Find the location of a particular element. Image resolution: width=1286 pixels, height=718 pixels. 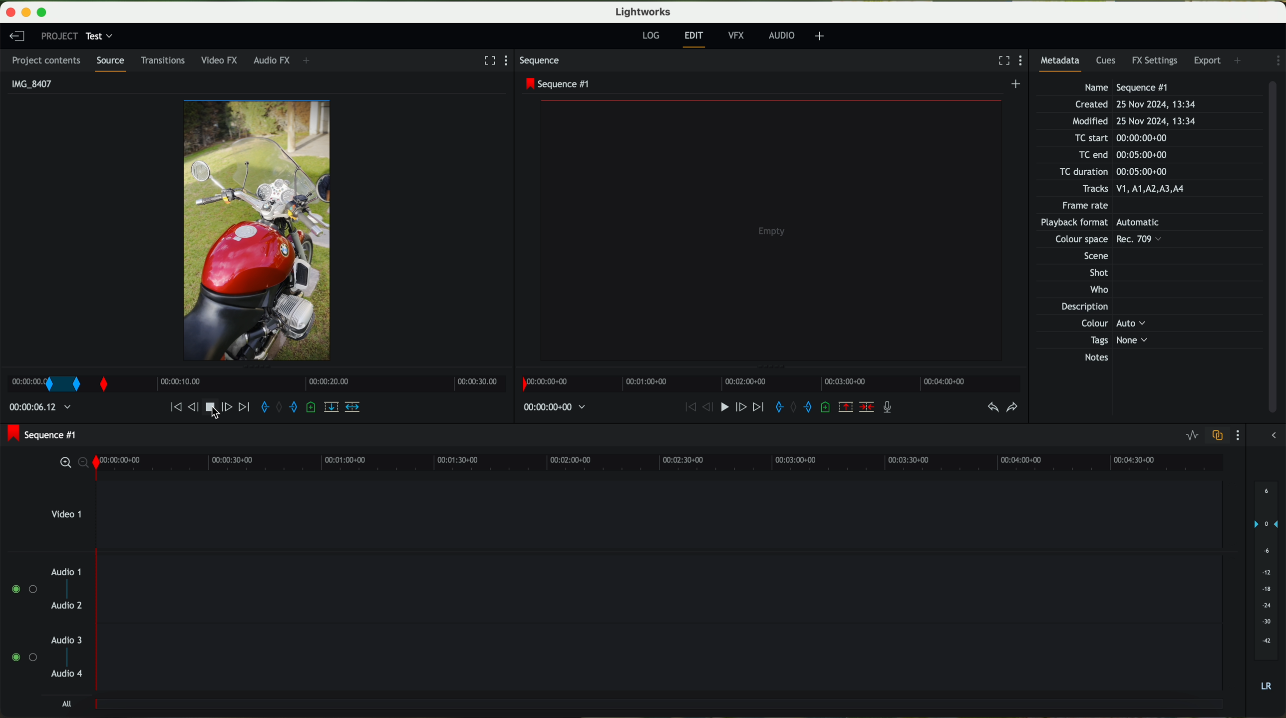

track is located at coordinates (661, 585).